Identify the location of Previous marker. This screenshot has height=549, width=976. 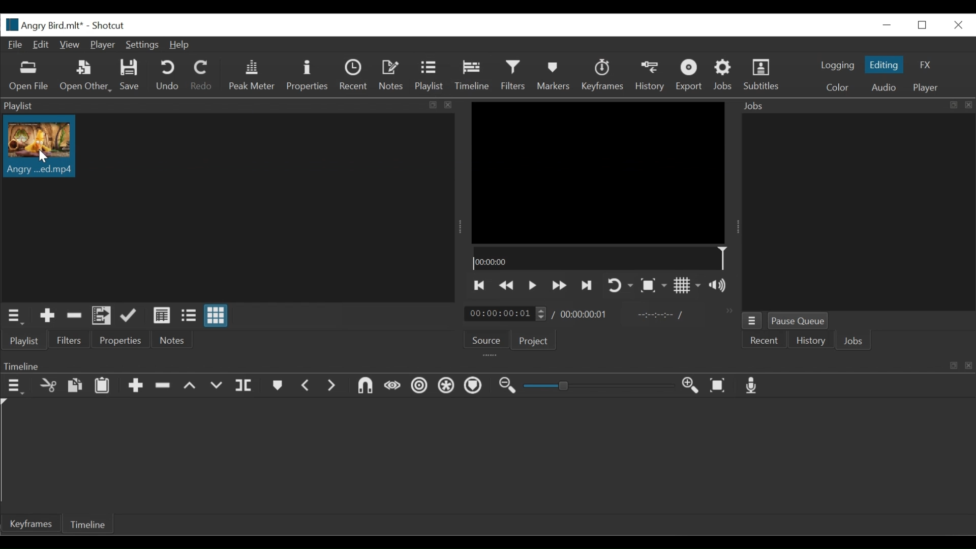
(307, 386).